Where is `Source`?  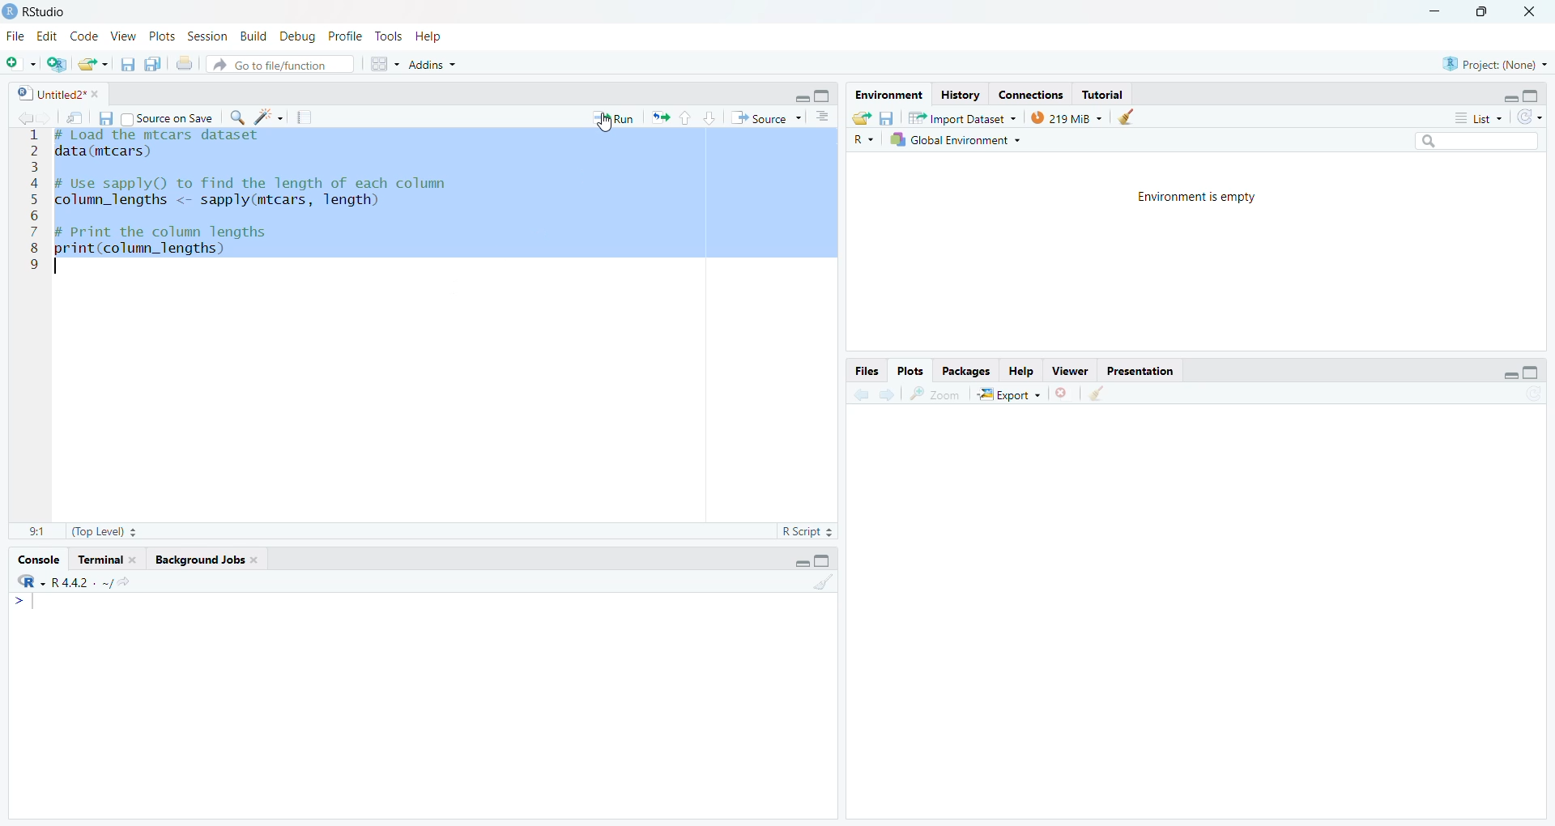
Source is located at coordinates (765, 117).